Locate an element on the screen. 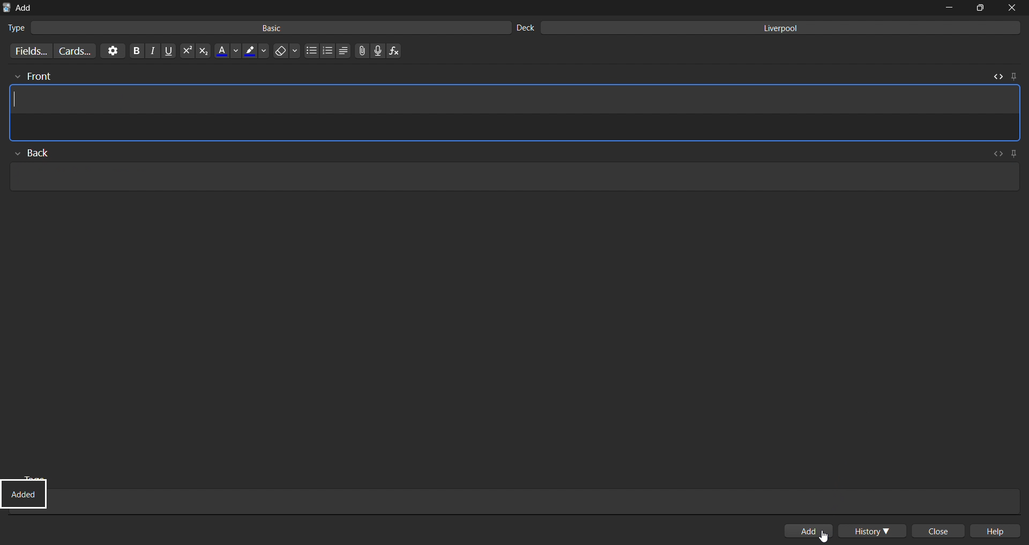  liverpool deck input field is located at coordinates (771, 28).